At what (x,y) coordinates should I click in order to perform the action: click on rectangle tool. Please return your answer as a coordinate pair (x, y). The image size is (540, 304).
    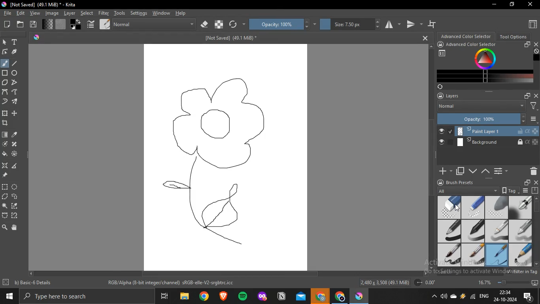
    Looking at the image, I should click on (5, 73).